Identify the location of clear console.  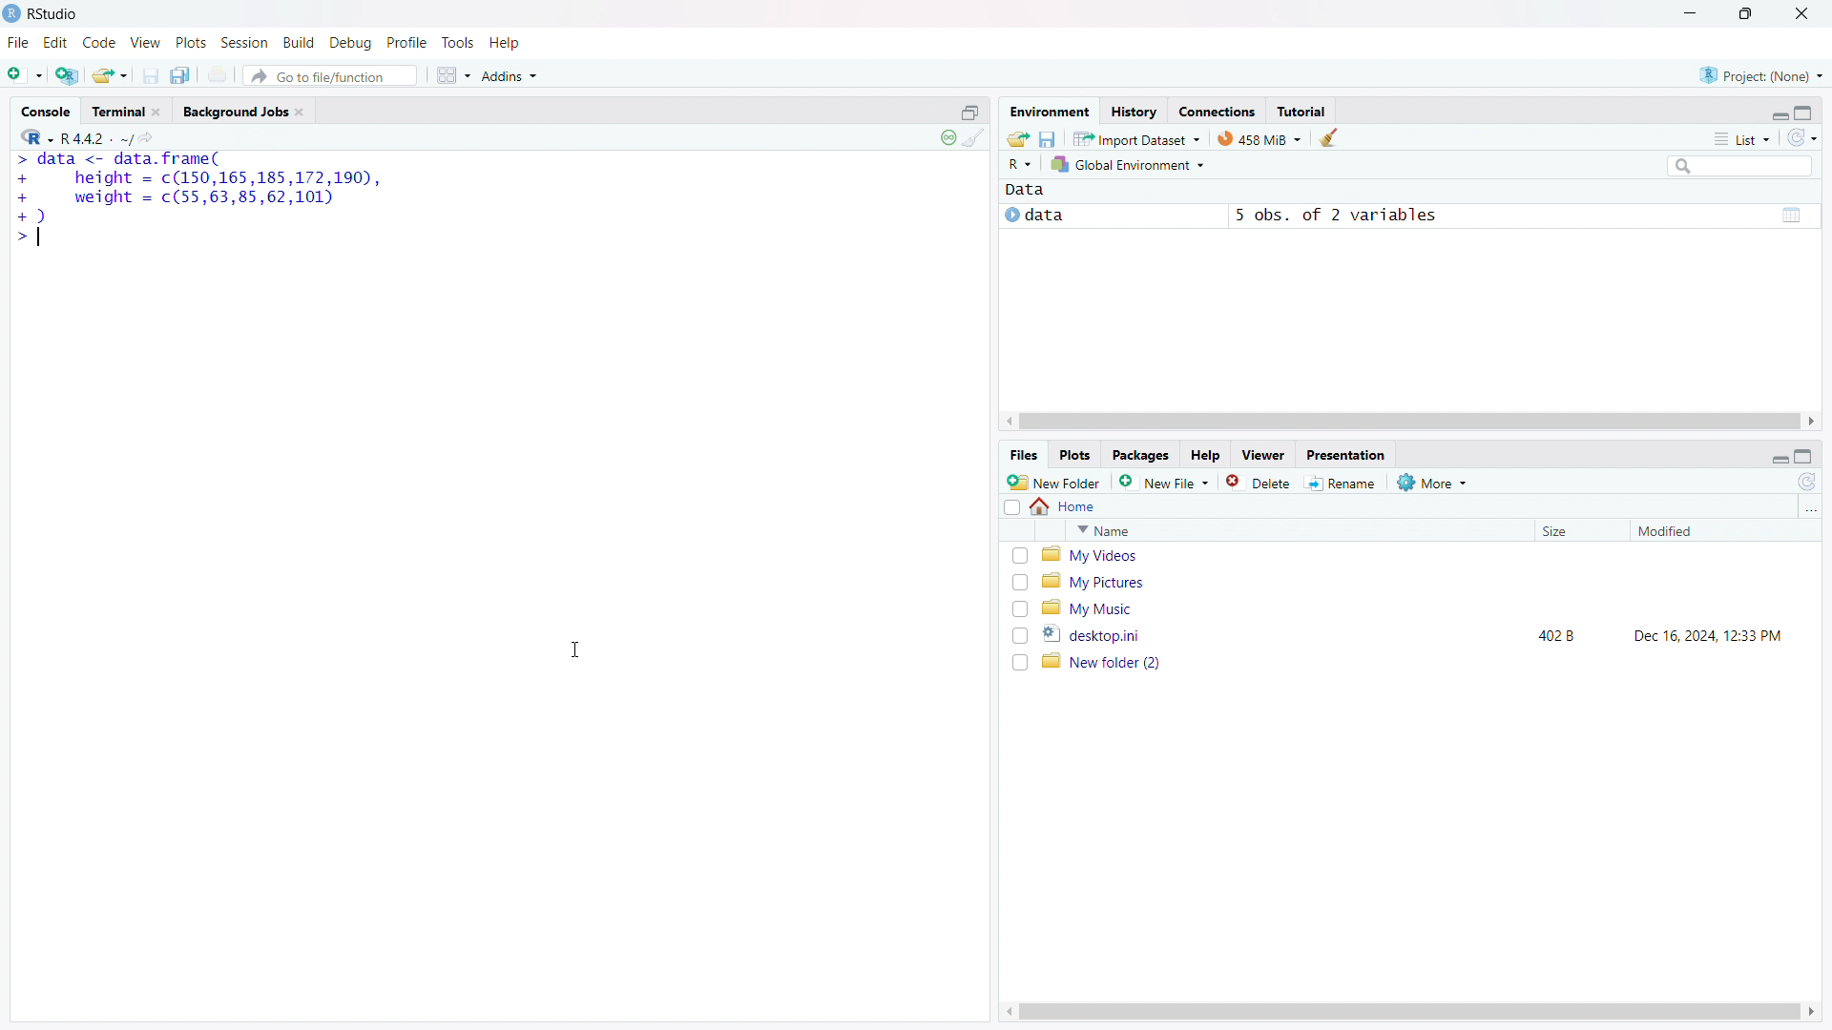
(974, 138).